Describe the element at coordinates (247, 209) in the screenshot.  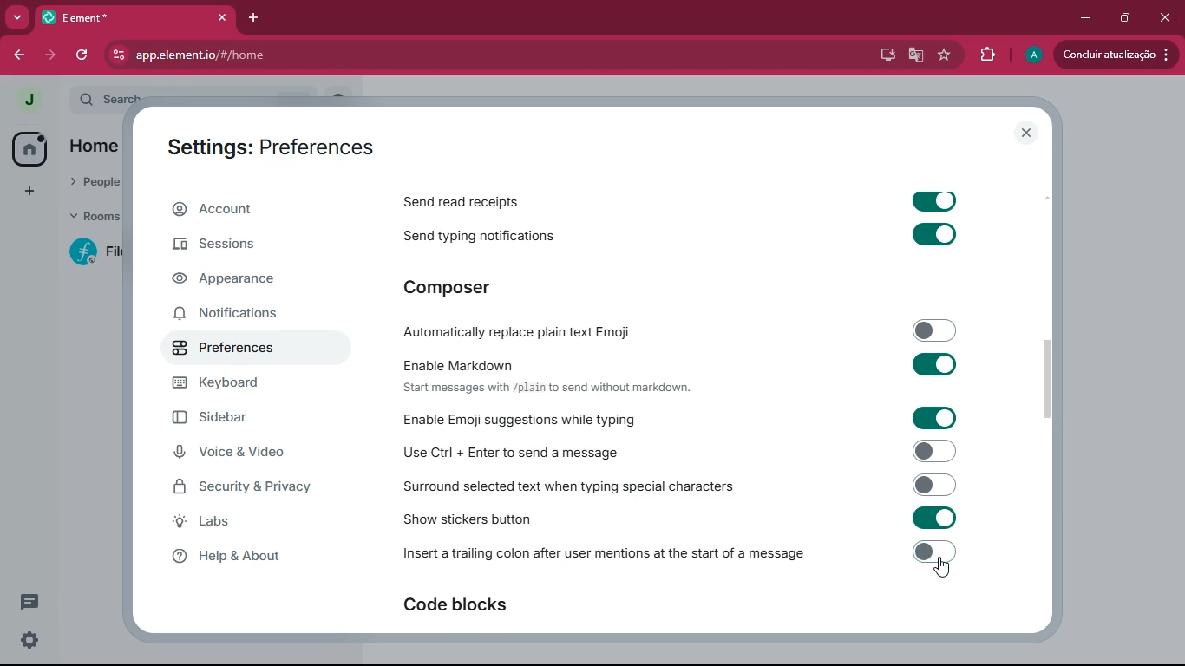
I see `account` at that location.